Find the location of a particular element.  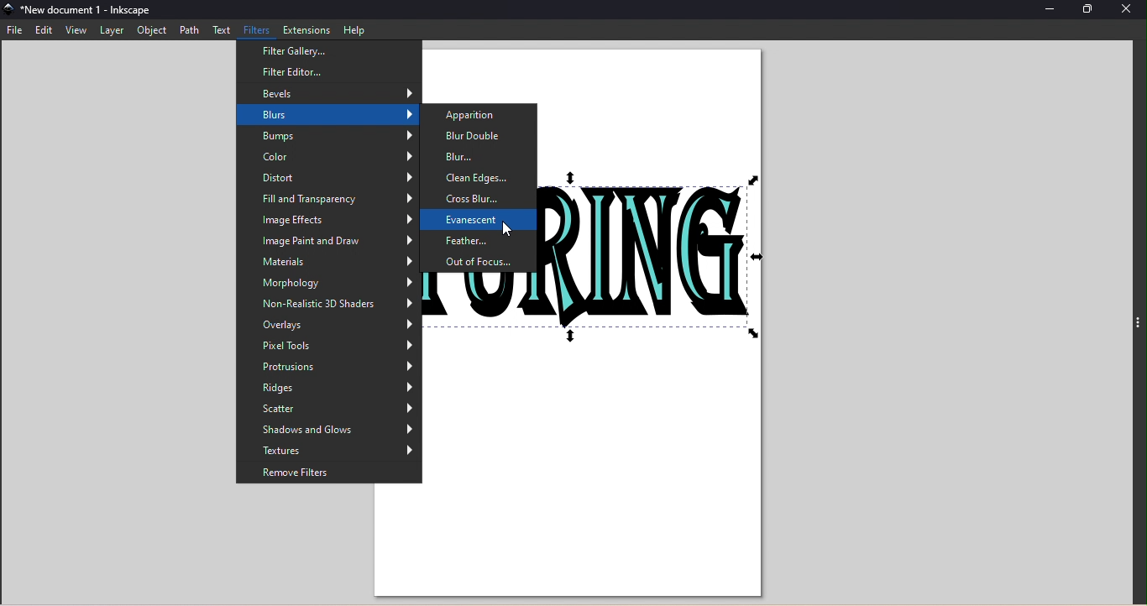

Object is located at coordinates (152, 30).